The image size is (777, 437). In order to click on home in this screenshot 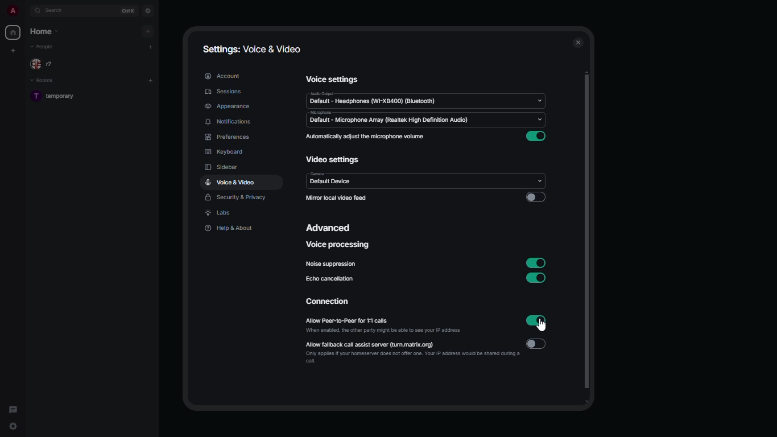, I will do `click(44, 31)`.